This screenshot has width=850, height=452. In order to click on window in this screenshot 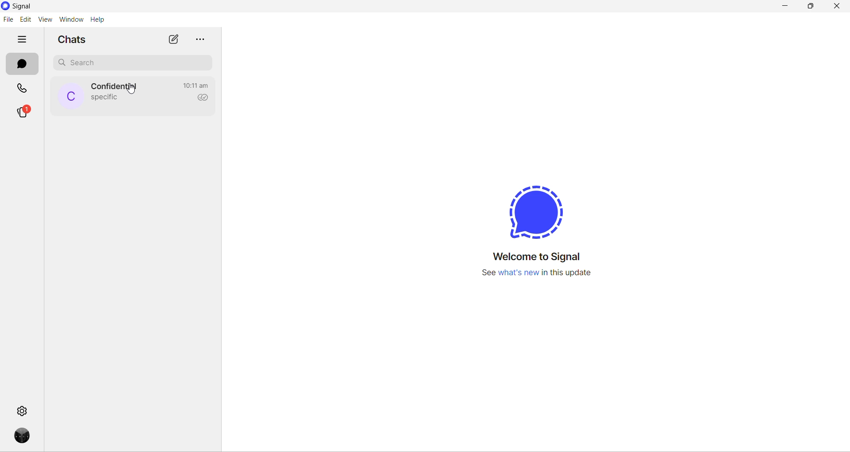, I will do `click(70, 19)`.